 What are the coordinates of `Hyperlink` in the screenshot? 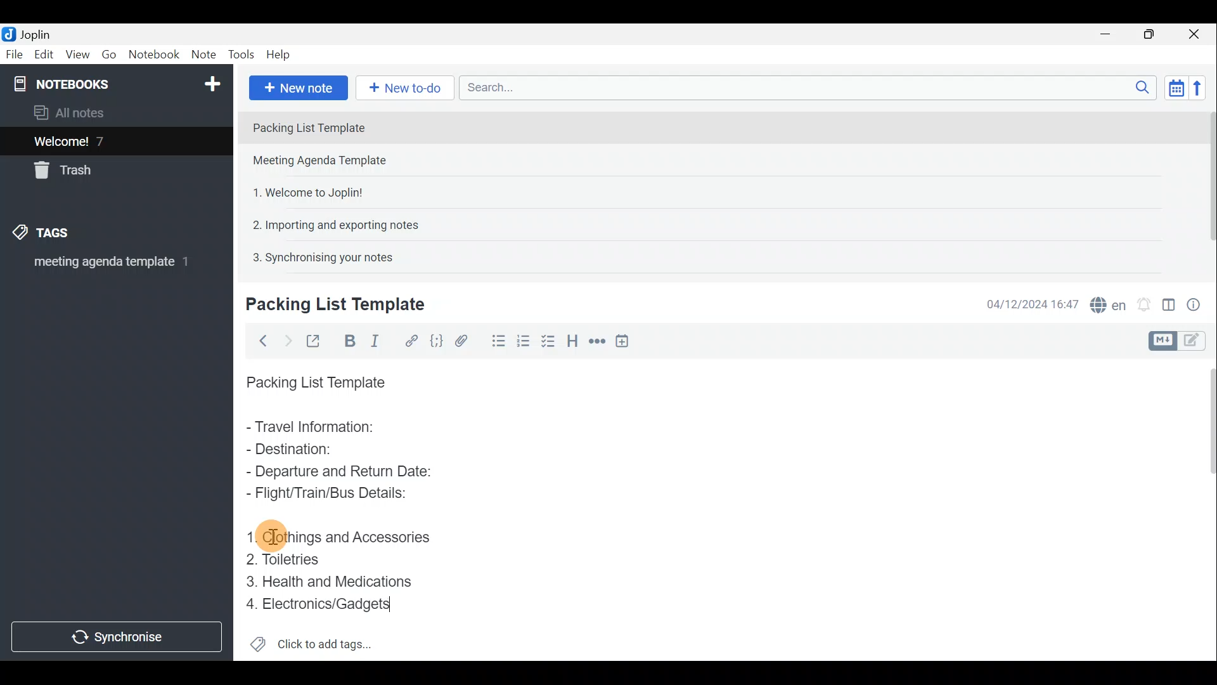 It's located at (409, 339).